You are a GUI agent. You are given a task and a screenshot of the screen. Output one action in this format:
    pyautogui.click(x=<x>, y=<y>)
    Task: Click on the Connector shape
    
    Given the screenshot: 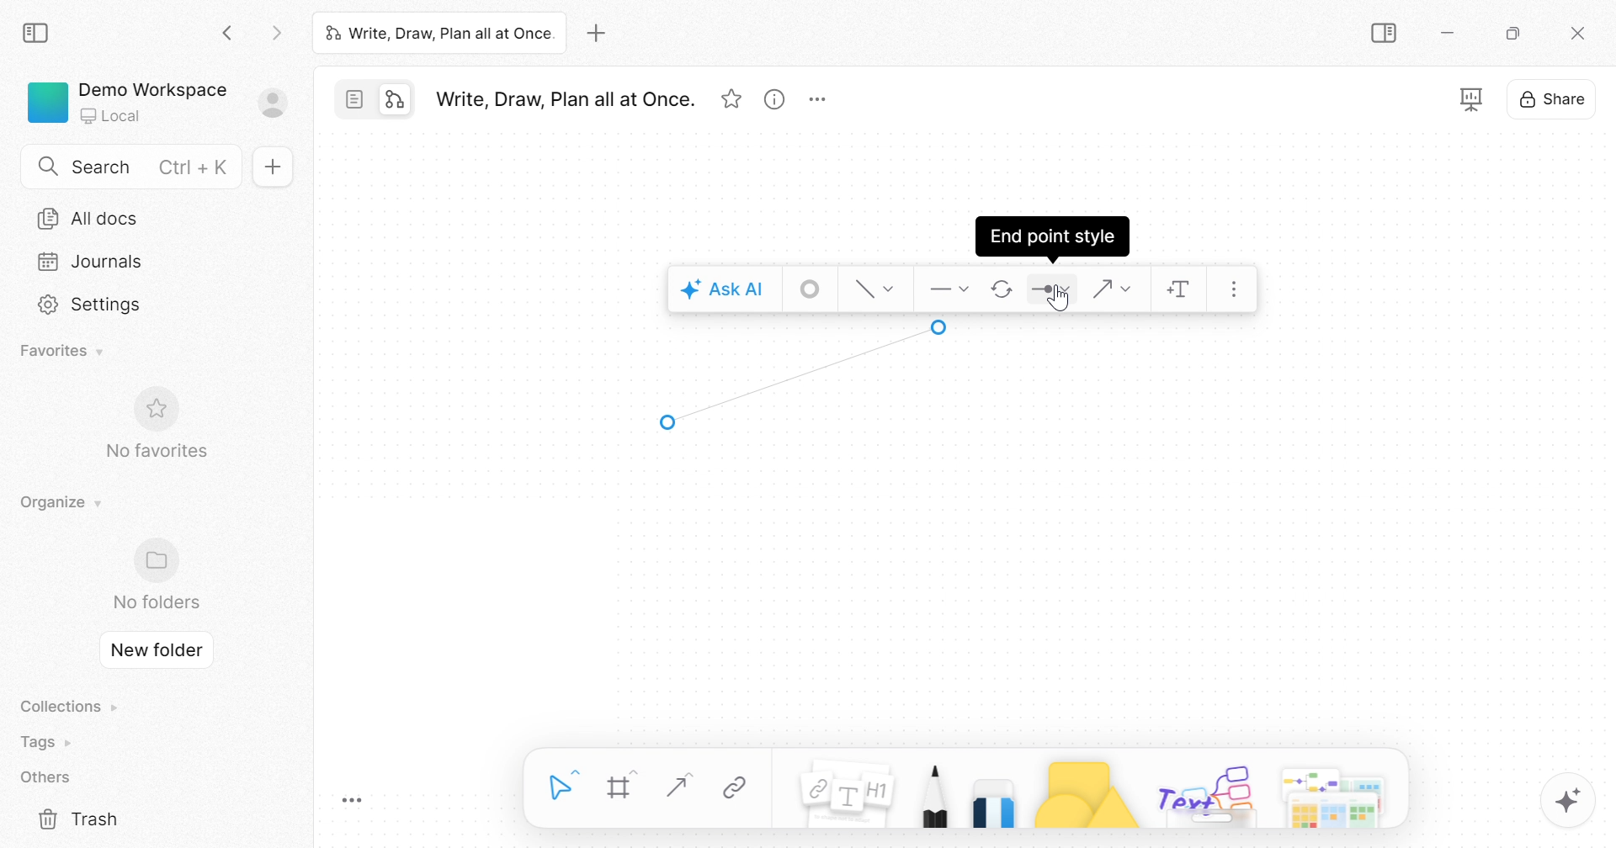 What is the action you would take?
    pyautogui.click(x=1114, y=288)
    